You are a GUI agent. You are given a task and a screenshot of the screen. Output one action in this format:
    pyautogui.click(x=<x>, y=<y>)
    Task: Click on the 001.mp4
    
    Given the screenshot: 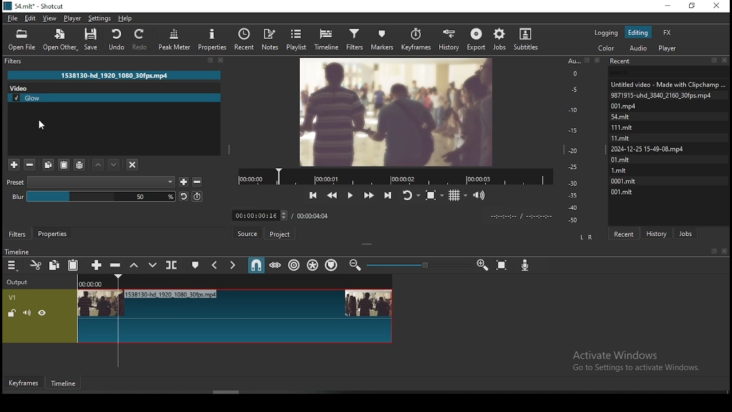 What is the action you would take?
    pyautogui.click(x=636, y=106)
    